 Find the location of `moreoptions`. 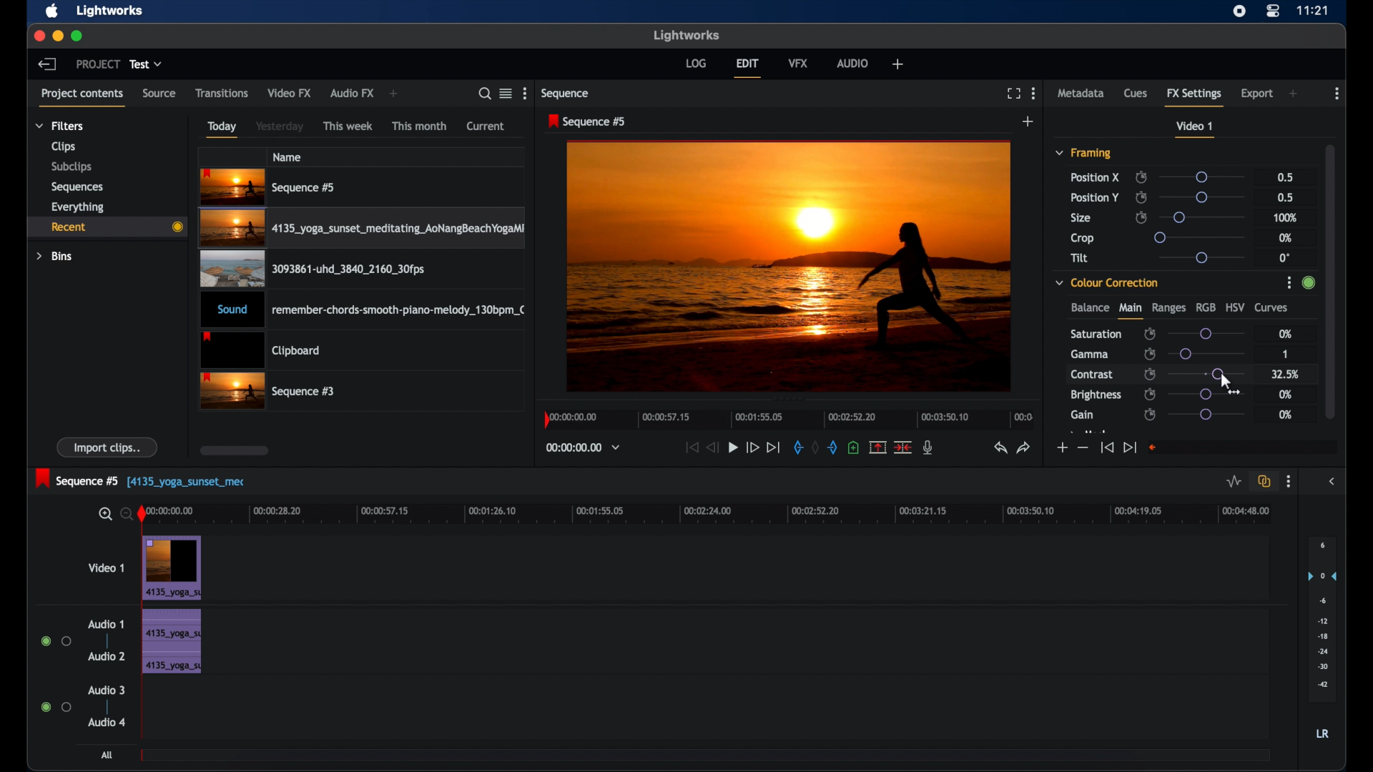

moreoptions is located at coordinates (1034, 92).